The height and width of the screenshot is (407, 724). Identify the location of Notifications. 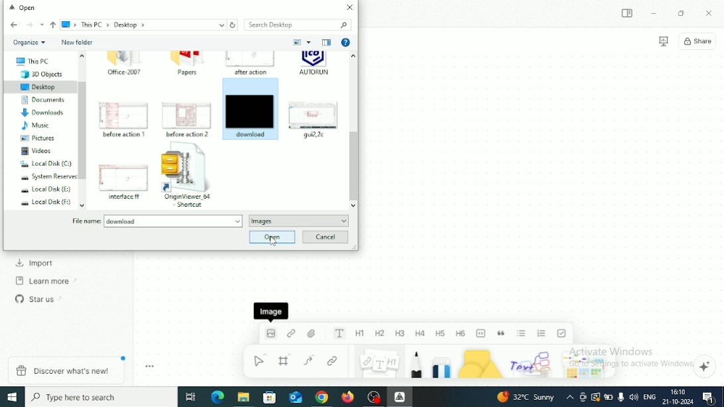
(710, 398).